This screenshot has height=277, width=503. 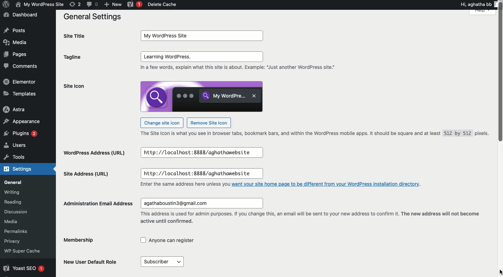 What do you see at coordinates (21, 16) in the screenshot?
I see `Dashboard` at bounding box center [21, 16].